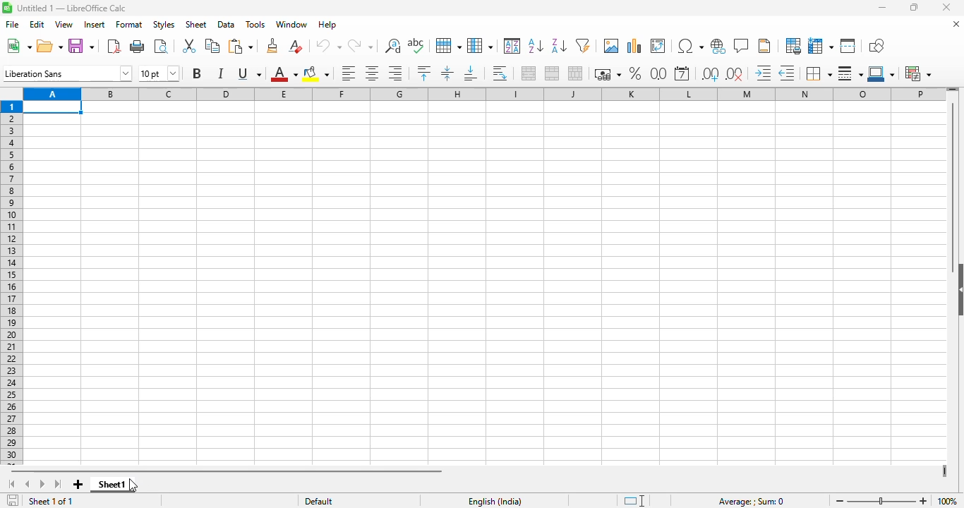  Describe the element at coordinates (361, 46) in the screenshot. I see `redo` at that location.